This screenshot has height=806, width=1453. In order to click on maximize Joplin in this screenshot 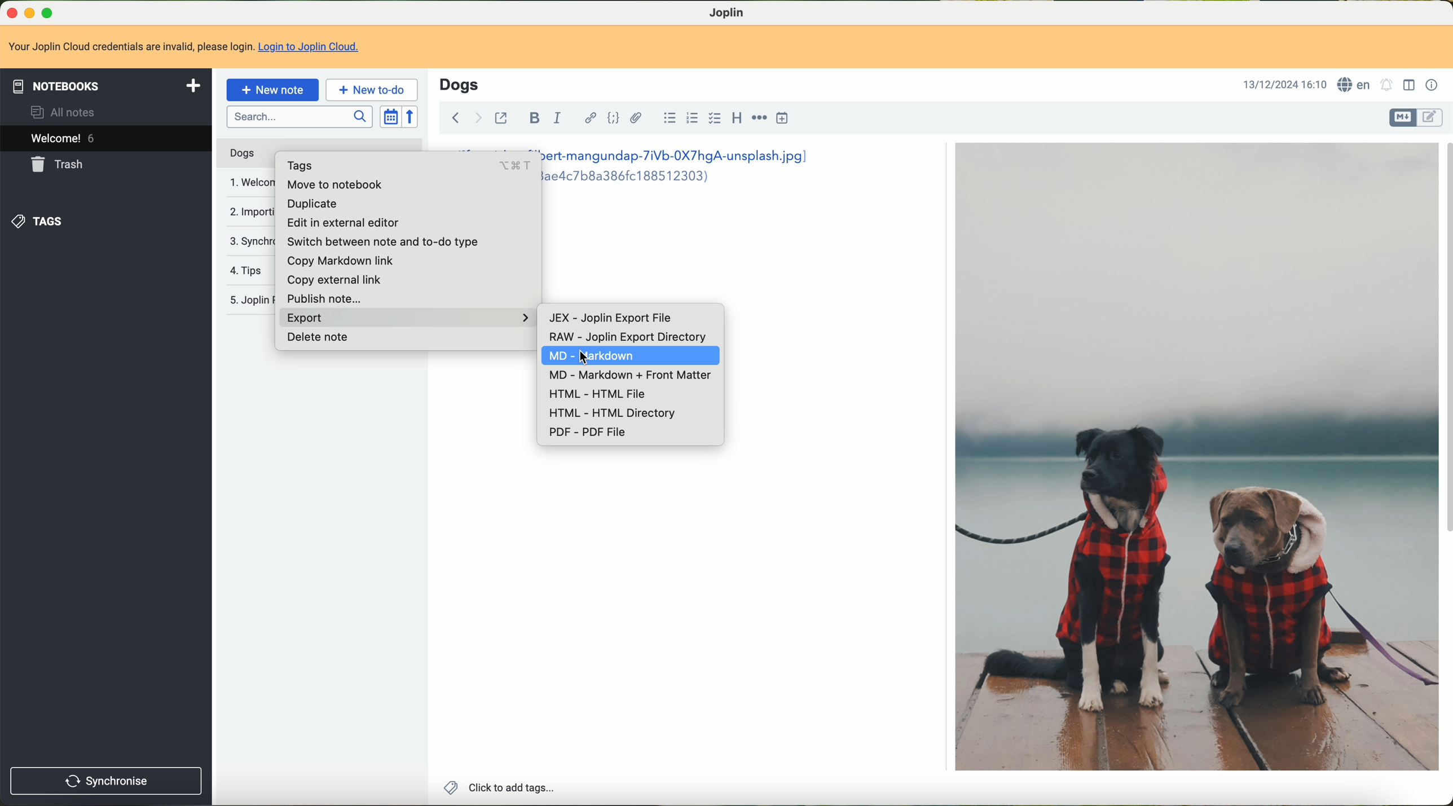, I will do `click(49, 14)`.